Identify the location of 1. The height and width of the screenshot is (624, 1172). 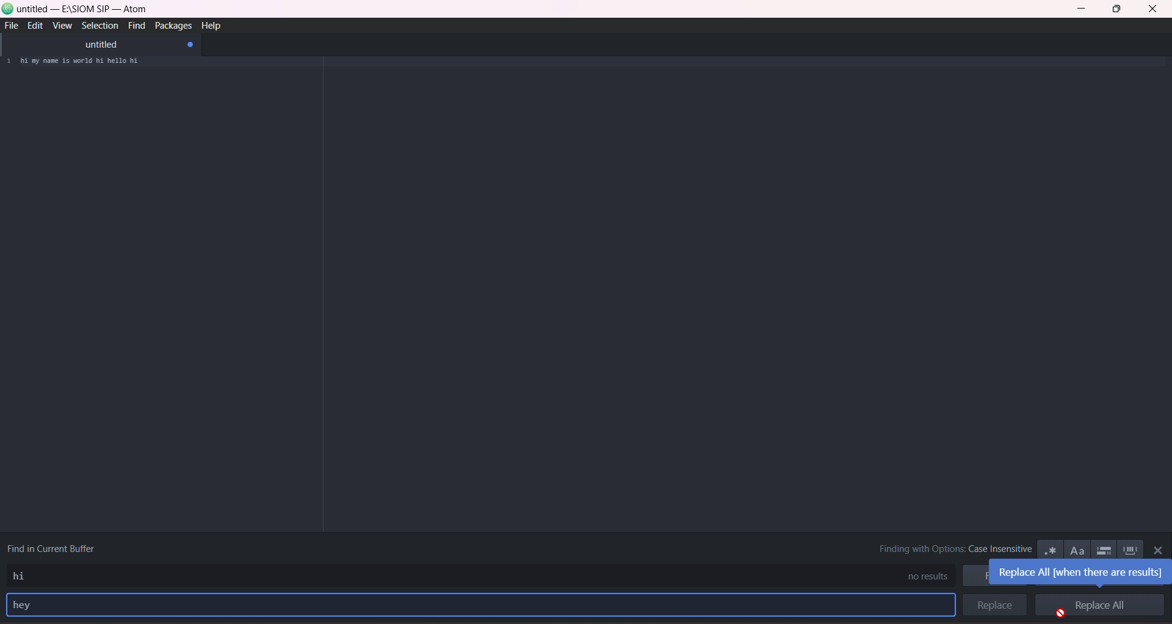
(8, 62).